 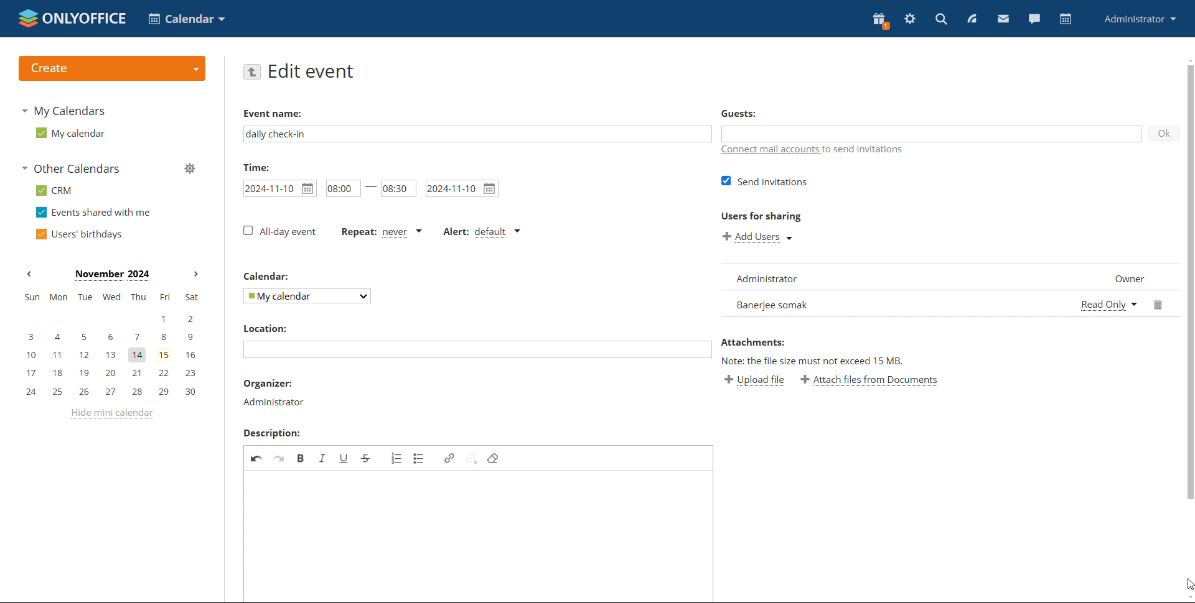 I want to click on unlink, so click(x=472, y=458).